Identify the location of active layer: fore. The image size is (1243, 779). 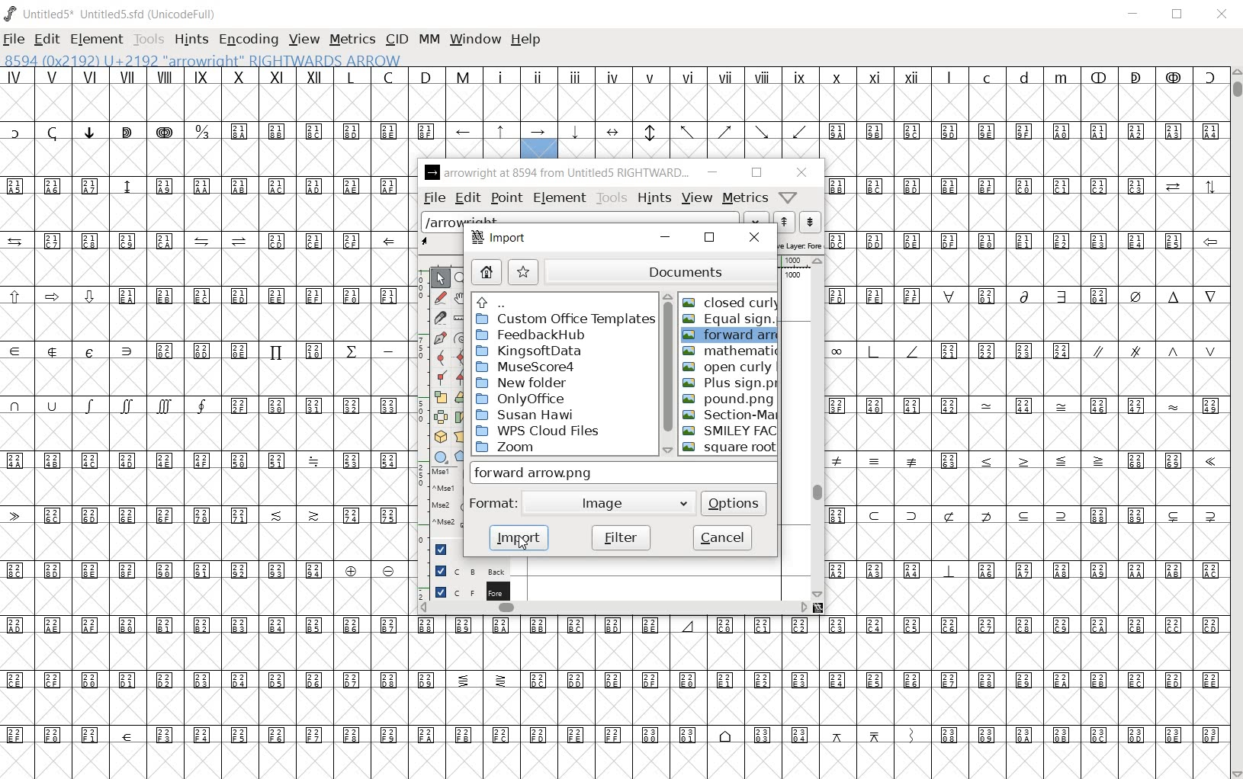
(800, 244).